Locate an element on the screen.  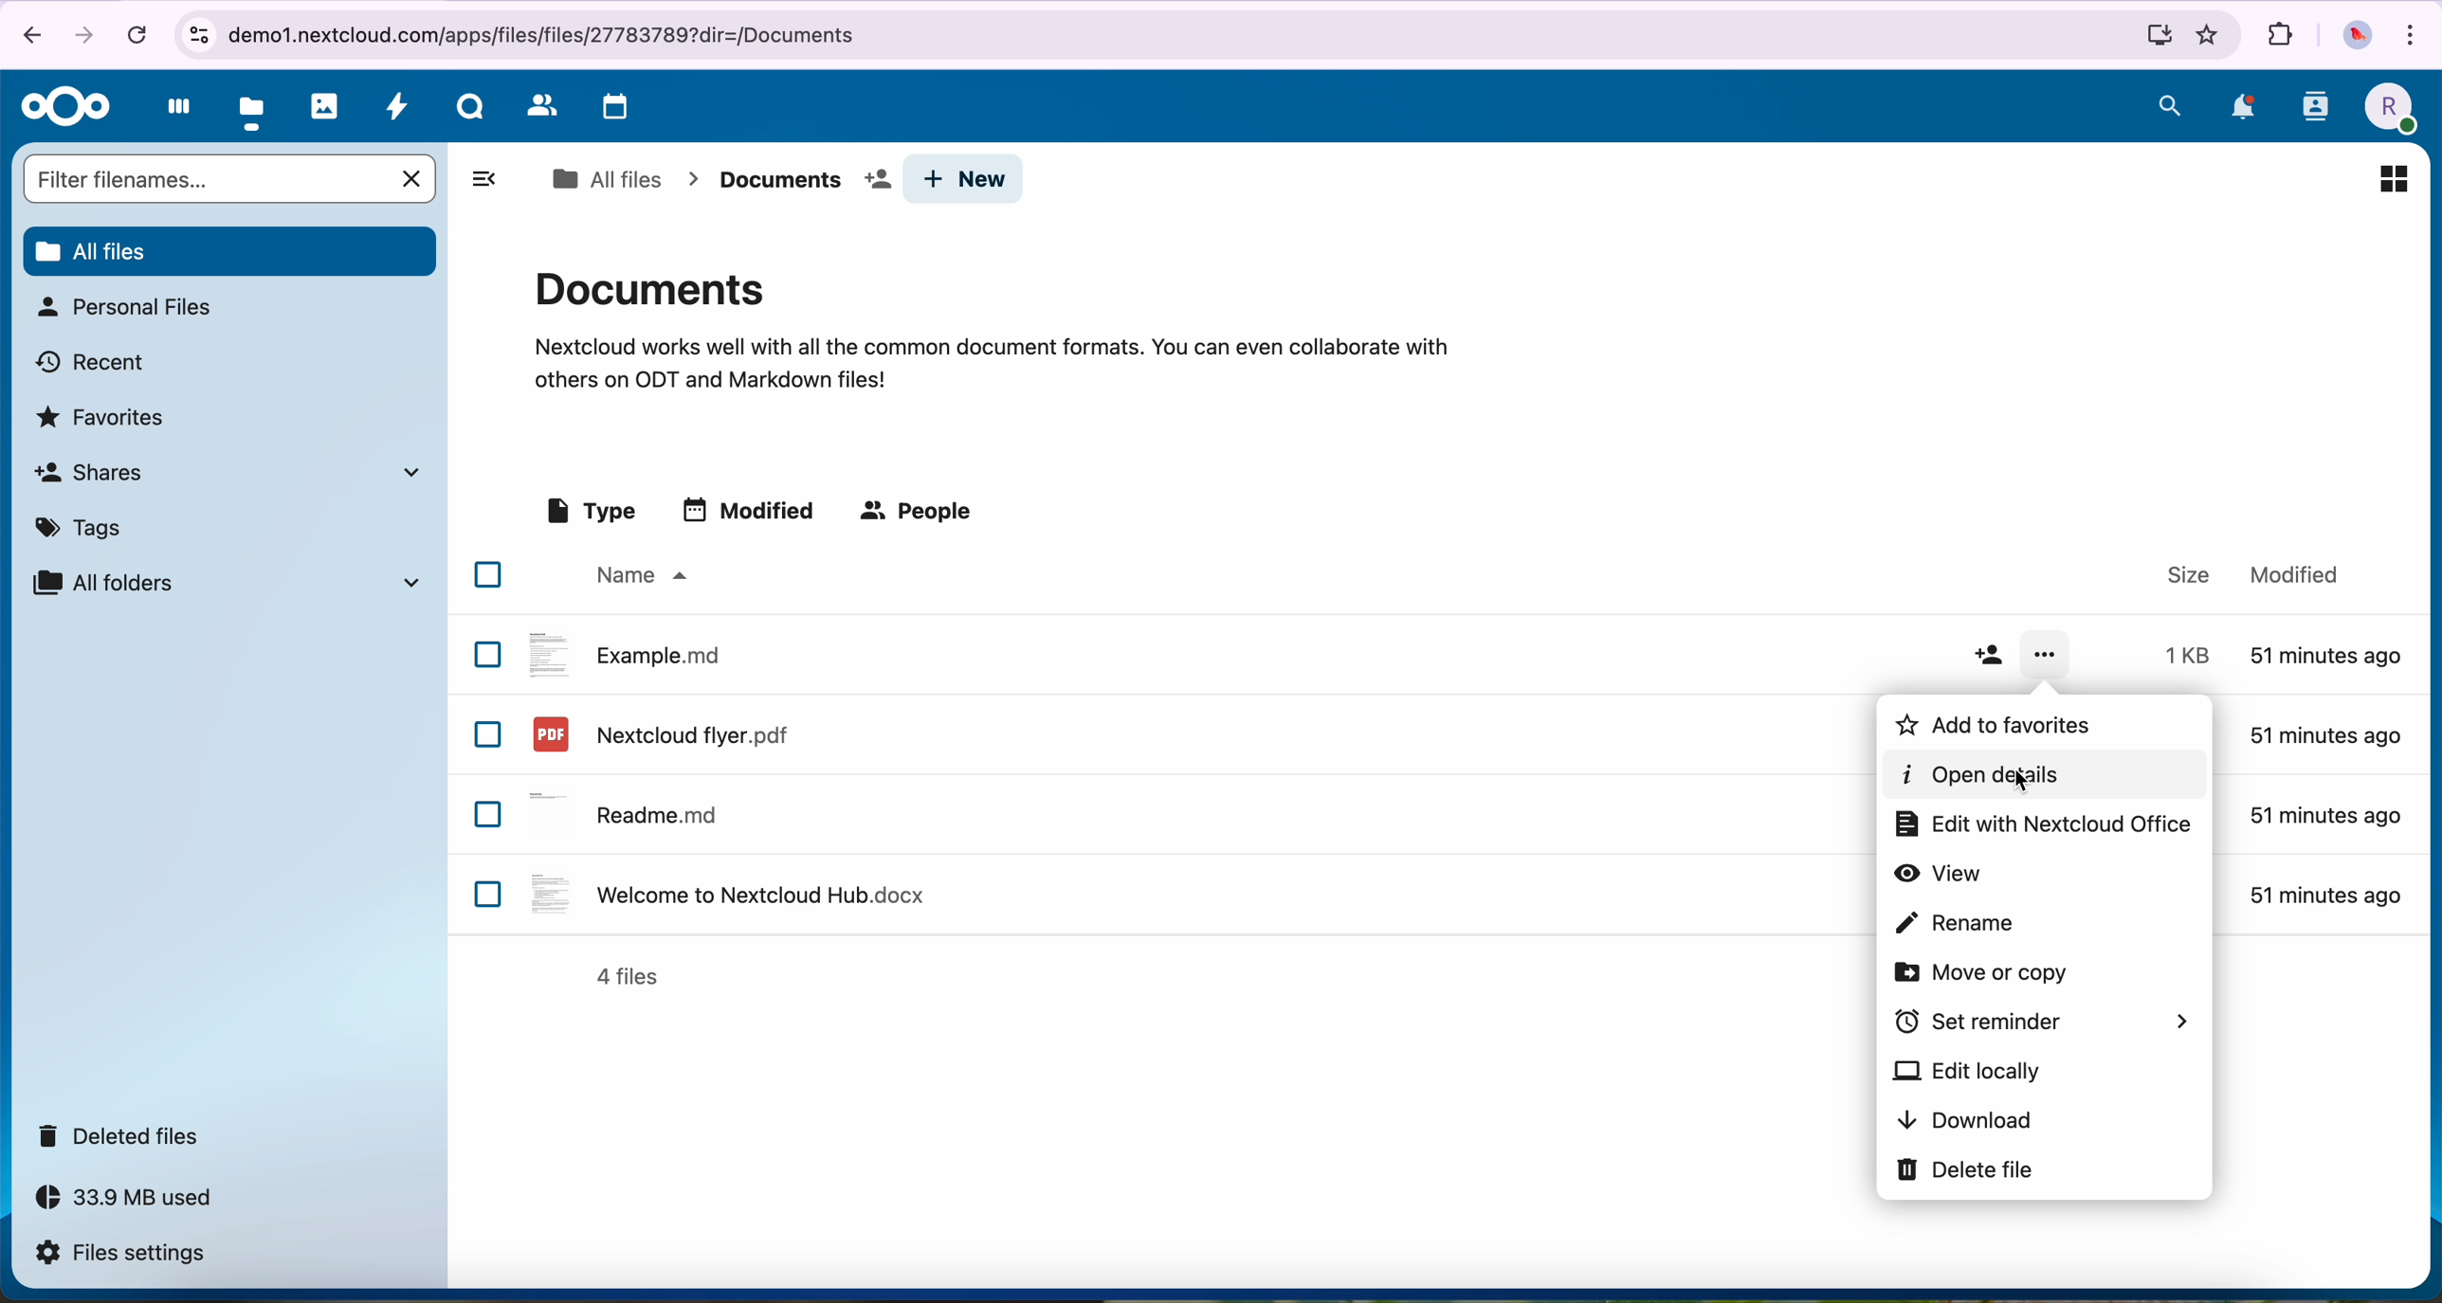
modified is located at coordinates (753, 509).